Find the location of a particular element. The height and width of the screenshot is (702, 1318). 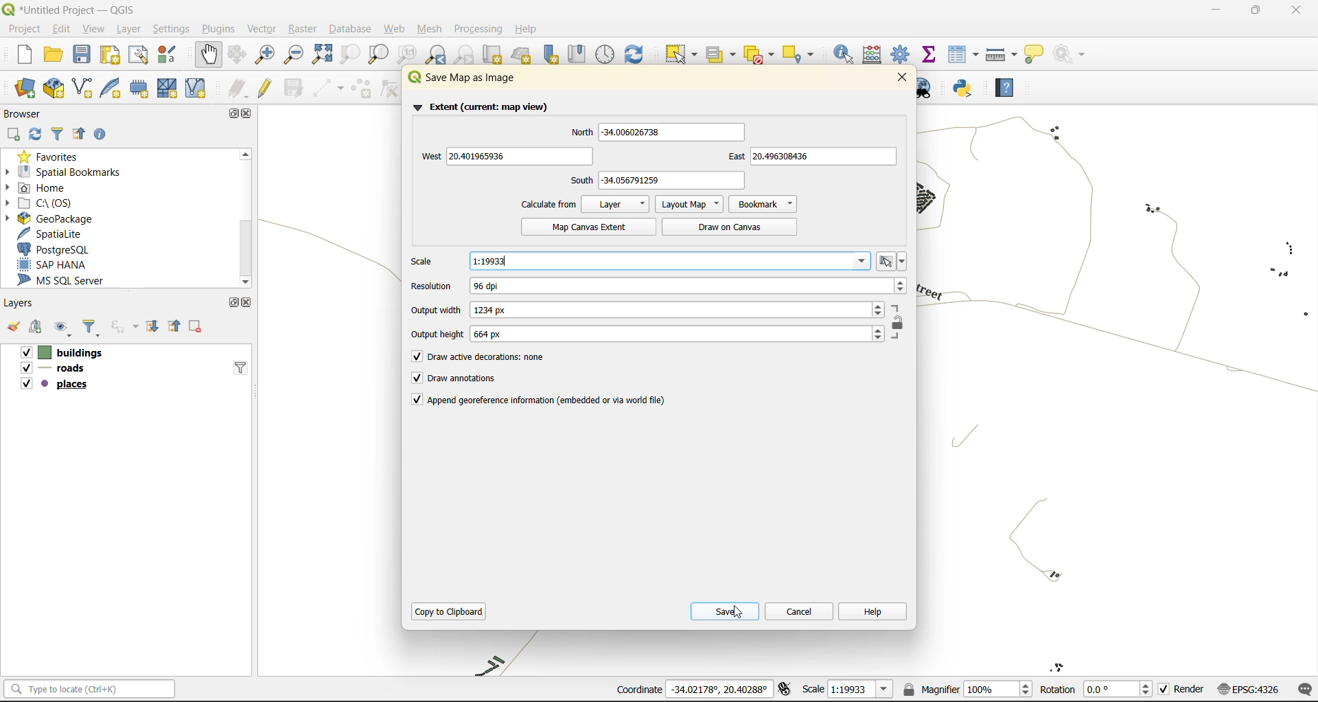

magnifier is located at coordinates (967, 688).